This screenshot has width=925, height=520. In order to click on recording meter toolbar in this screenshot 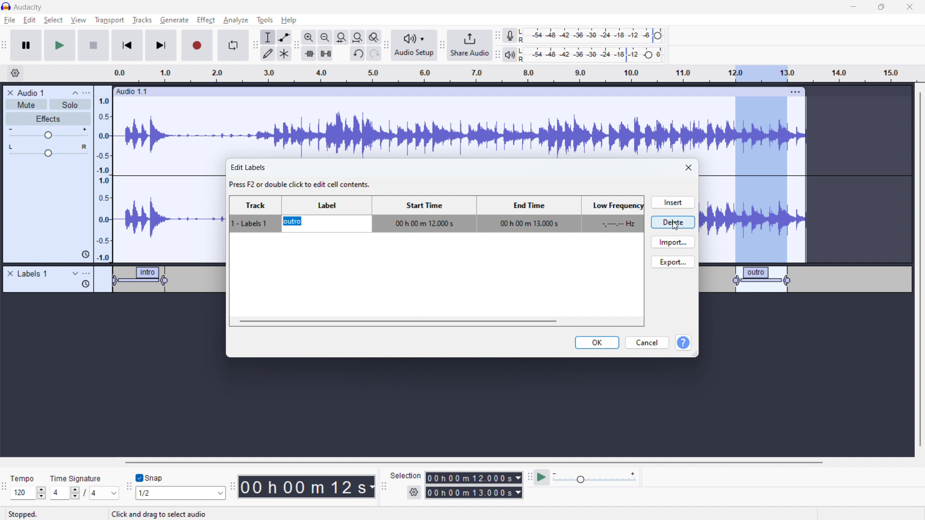, I will do `click(498, 37)`.